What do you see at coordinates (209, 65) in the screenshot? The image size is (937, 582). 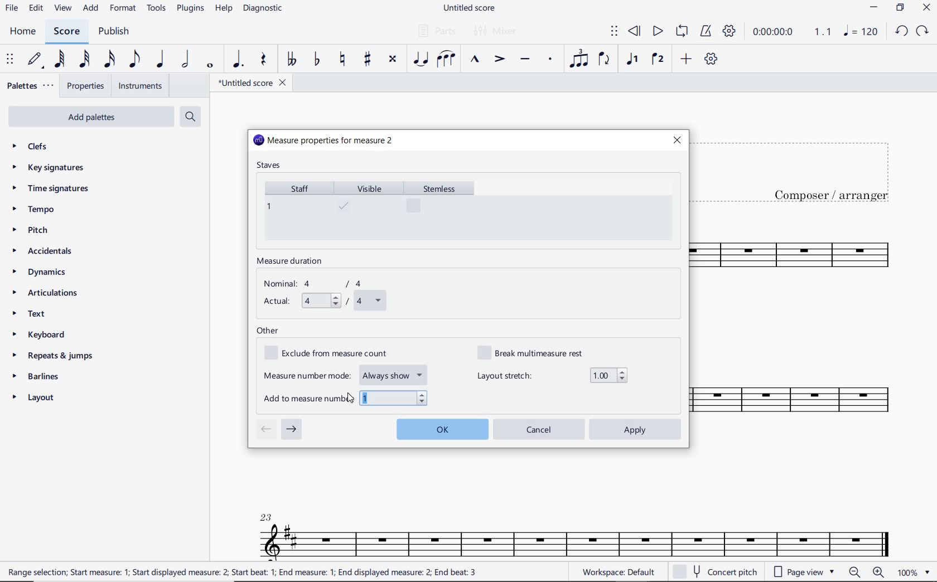 I see `WHOLE NOTE` at bounding box center [209, 65].